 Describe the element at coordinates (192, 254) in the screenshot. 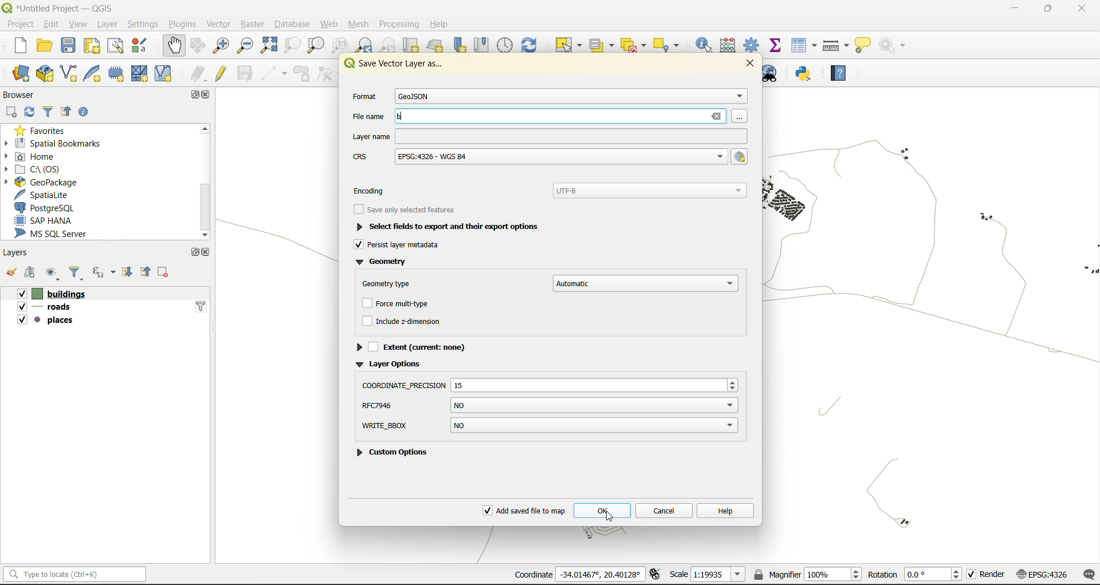

I see `maximize` at that location.